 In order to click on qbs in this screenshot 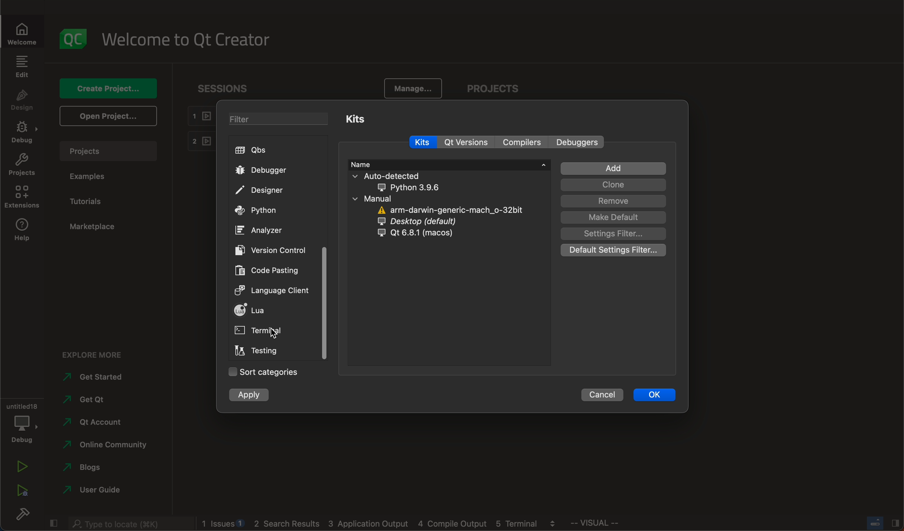, I will do `click(256, 150)`.